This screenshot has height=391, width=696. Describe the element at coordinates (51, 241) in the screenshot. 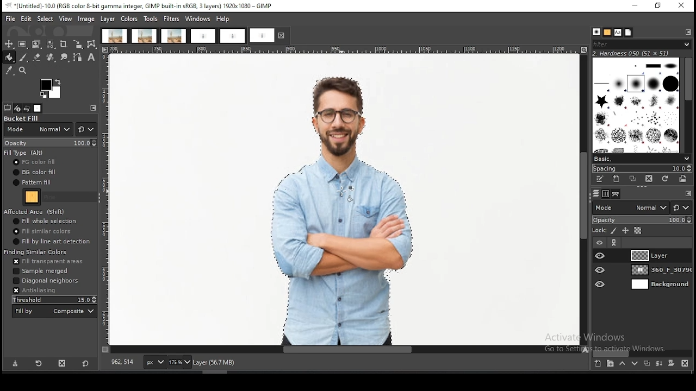

I see `fill by art detection` at that location.